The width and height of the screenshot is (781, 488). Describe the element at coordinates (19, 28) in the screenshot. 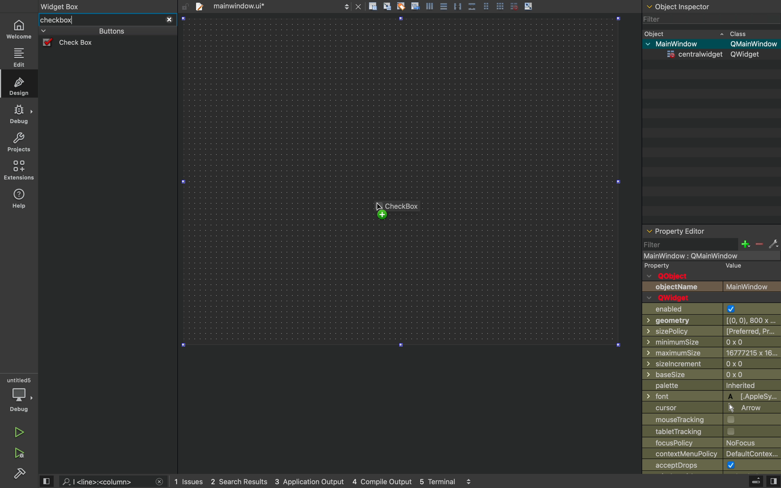

I see `home` at that location.